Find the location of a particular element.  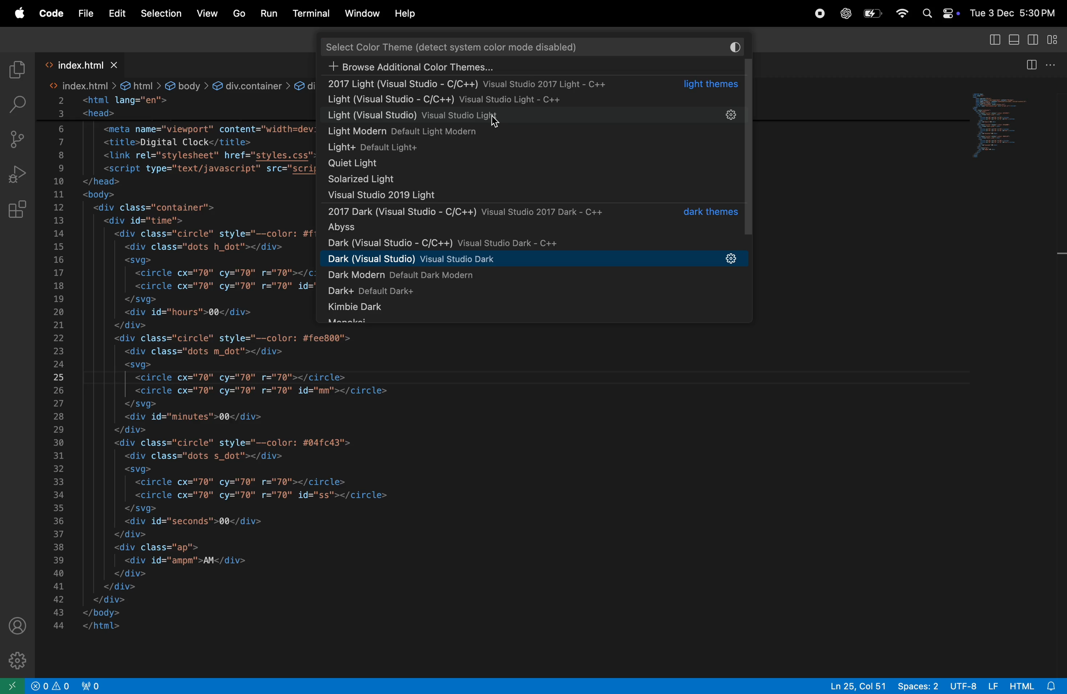

battery is located at coordinates (874, 13).